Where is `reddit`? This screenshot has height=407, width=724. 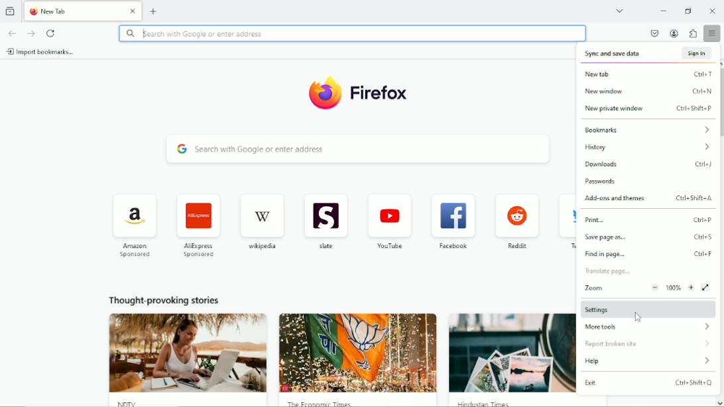
reddit is located at coordinates (517, 246).